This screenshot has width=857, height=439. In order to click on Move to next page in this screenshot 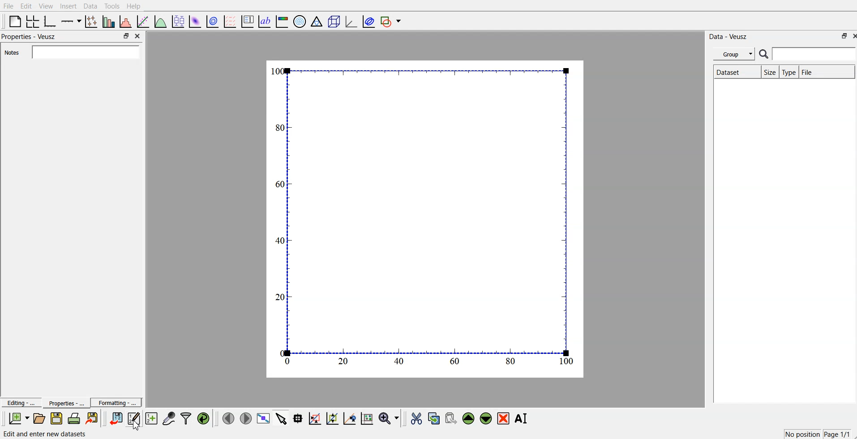, I will do `click(245, 417)`.